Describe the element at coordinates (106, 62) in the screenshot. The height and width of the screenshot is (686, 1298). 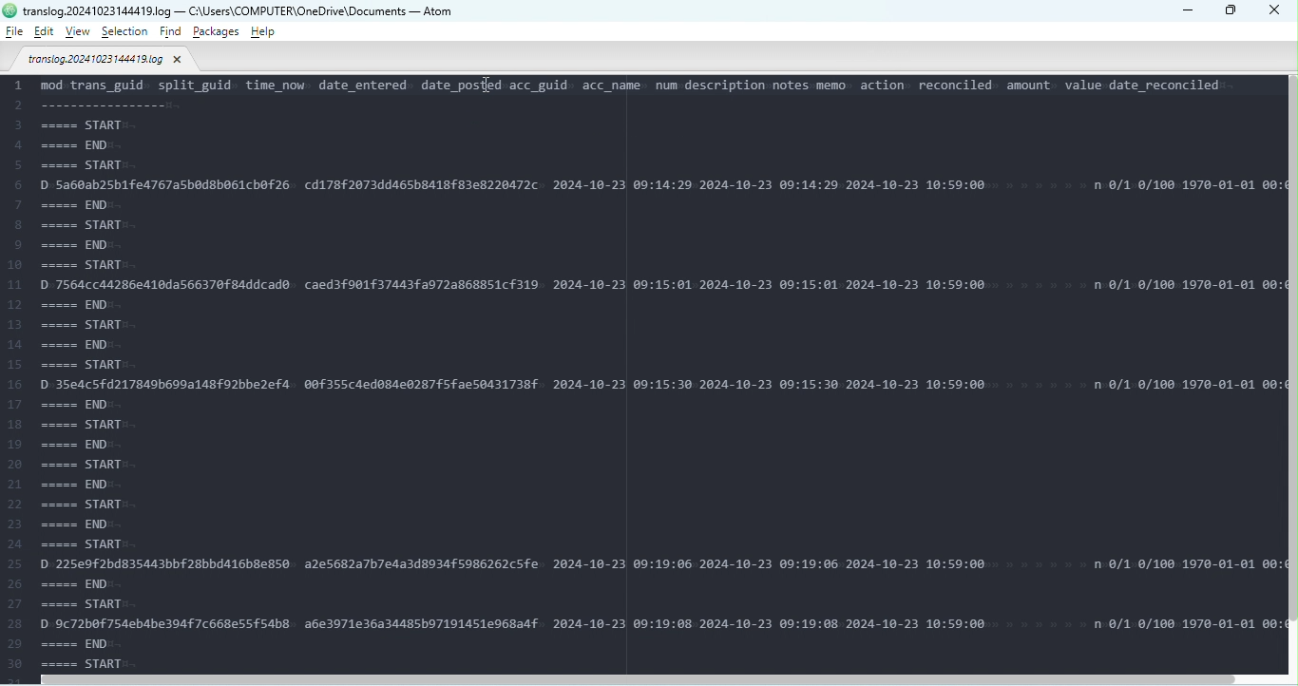
I see `File ` at that location.